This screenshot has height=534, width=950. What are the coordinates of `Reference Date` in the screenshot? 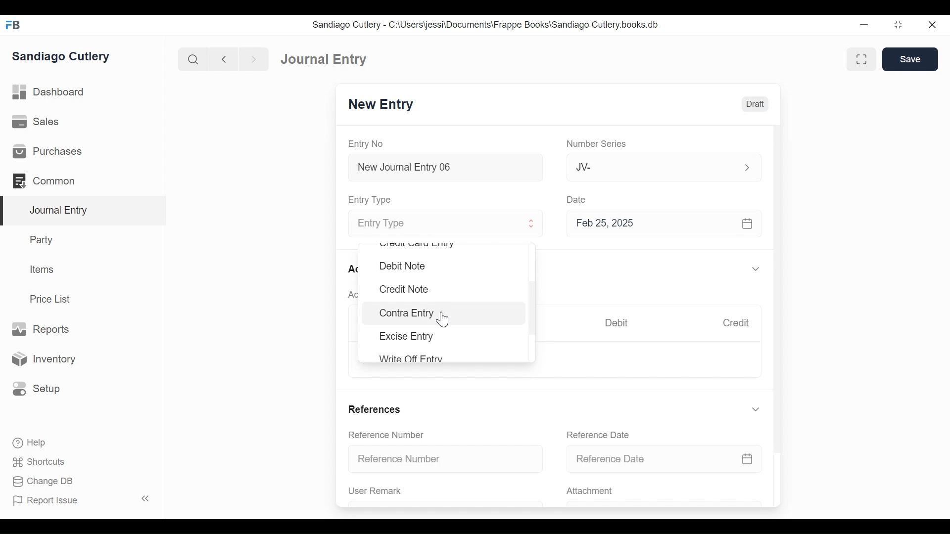 It's located at (597, 435).